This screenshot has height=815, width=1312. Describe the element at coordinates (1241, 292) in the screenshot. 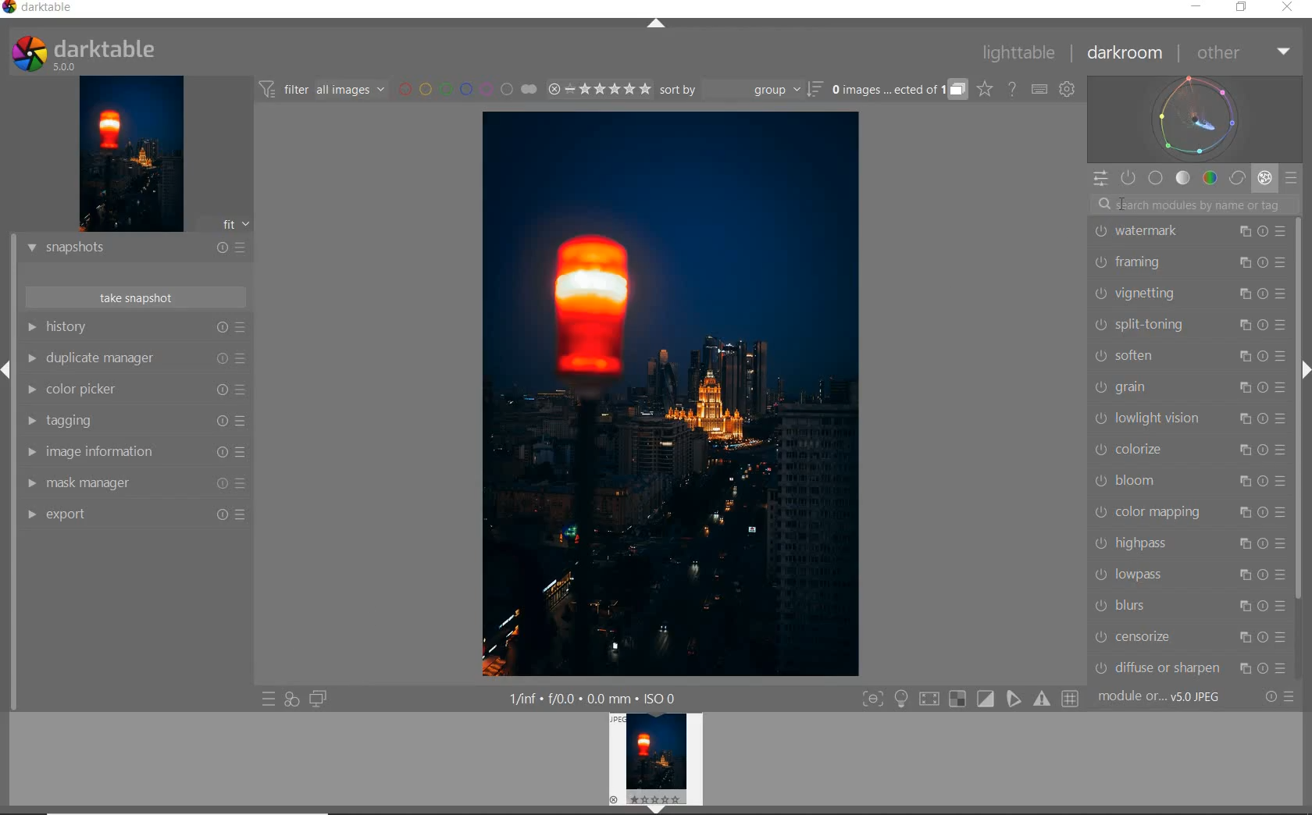

I see `Multiple instance` at that location.